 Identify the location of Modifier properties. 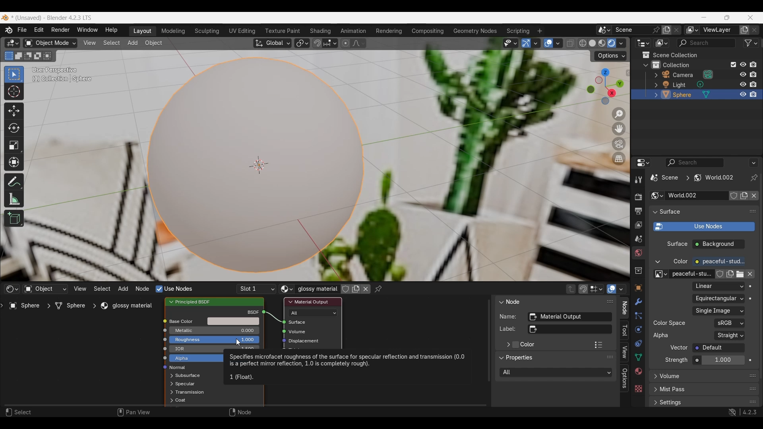
(638, 301).